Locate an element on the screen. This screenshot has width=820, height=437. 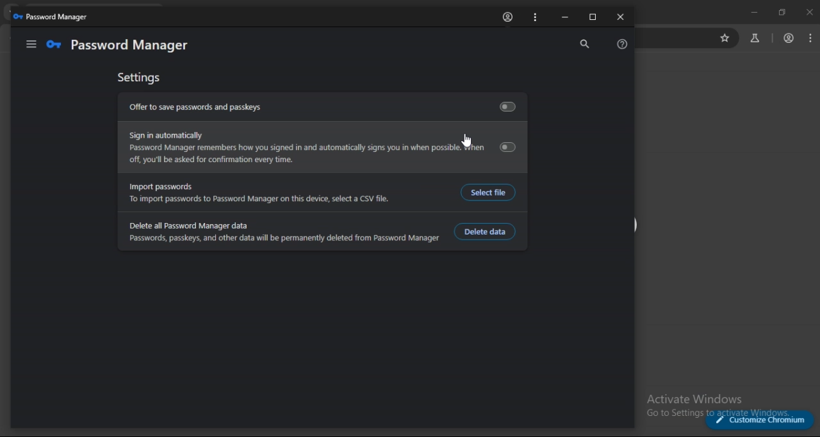
password manager is located at coordinates (120, 44).